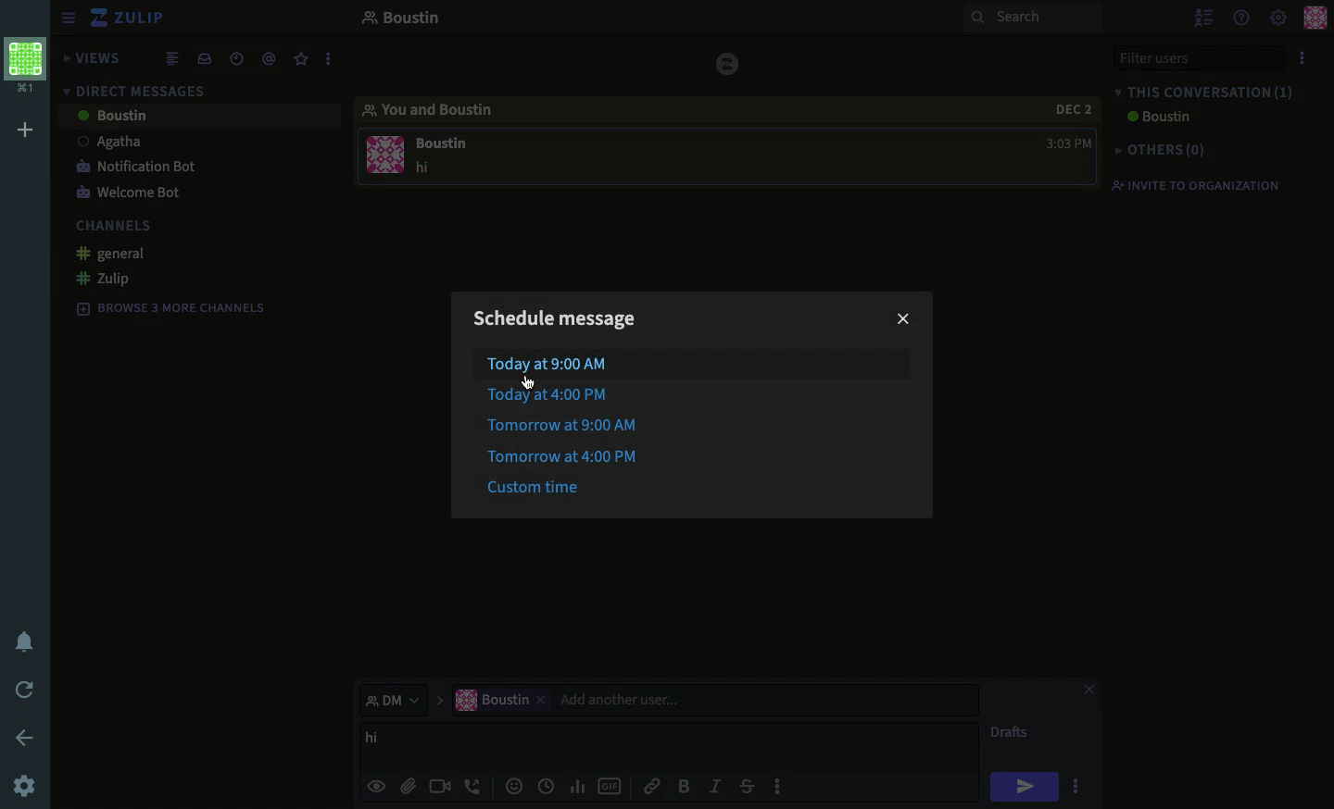 The height and width of the screenshot is (809, 1334). Describe the element at coordinates (904, 319) in the screenshot. I see `close` at that location.